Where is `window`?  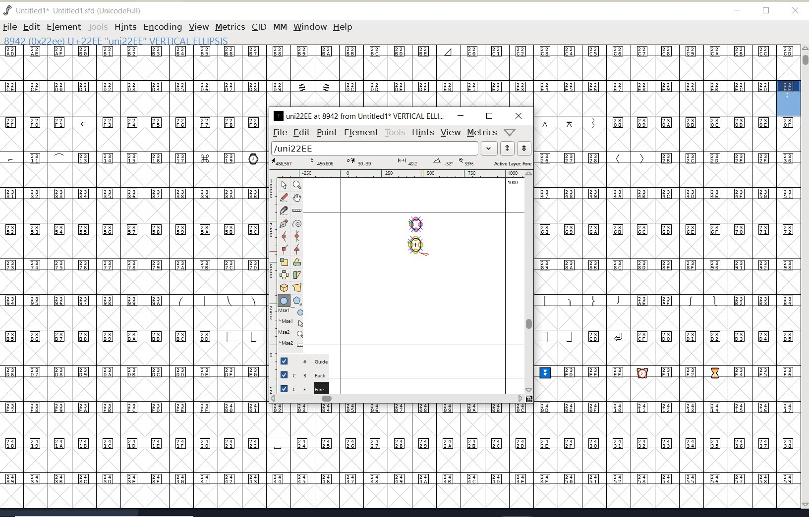 window is located at coordinates (309, 27).